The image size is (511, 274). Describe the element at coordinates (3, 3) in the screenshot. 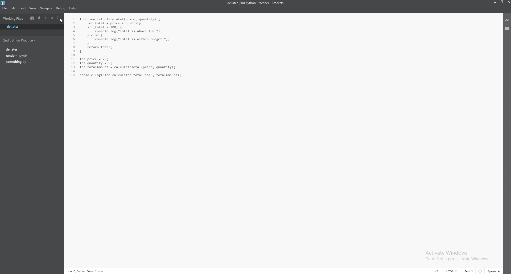

I see `bracket logo` at that location.